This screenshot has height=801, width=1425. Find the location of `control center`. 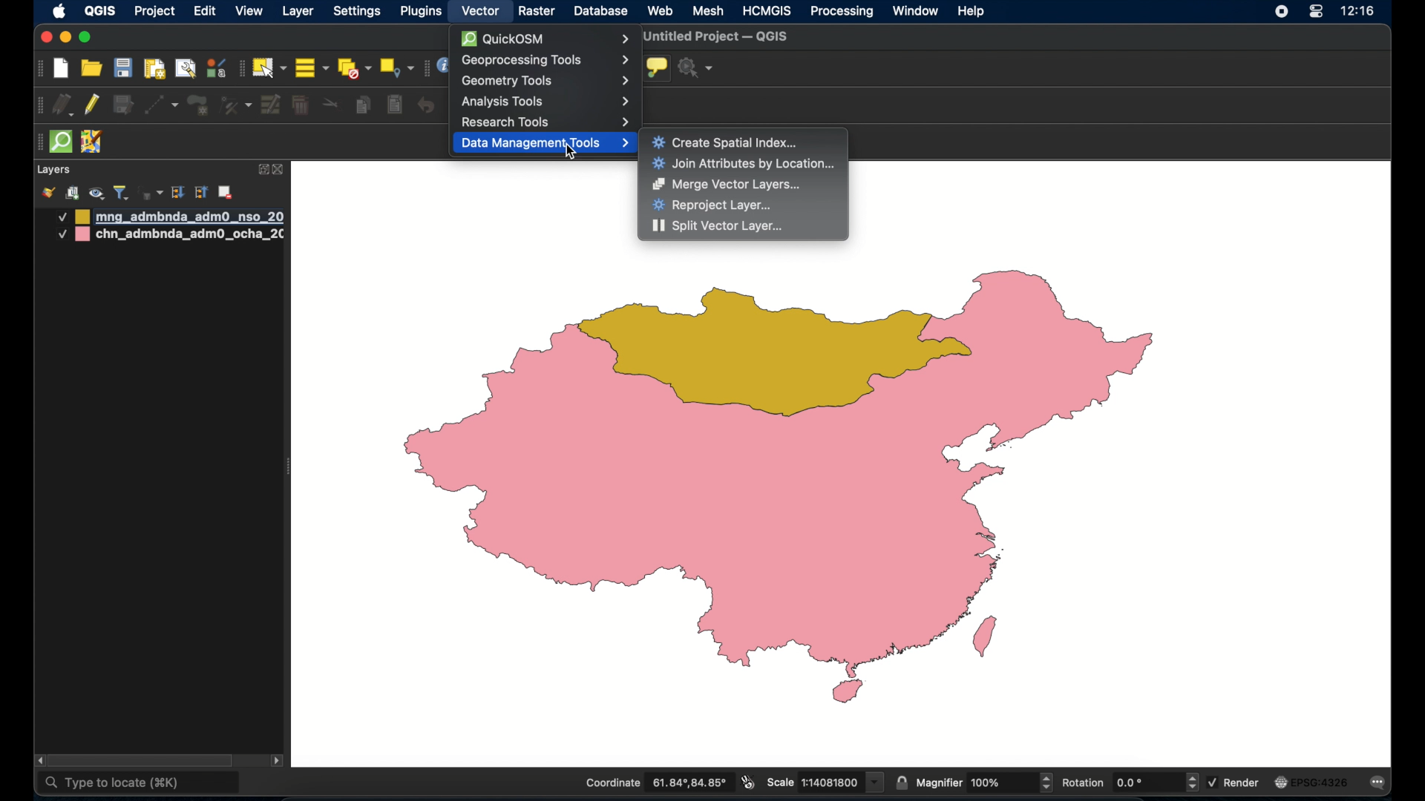

control center is located at coordinates (1315, 13).